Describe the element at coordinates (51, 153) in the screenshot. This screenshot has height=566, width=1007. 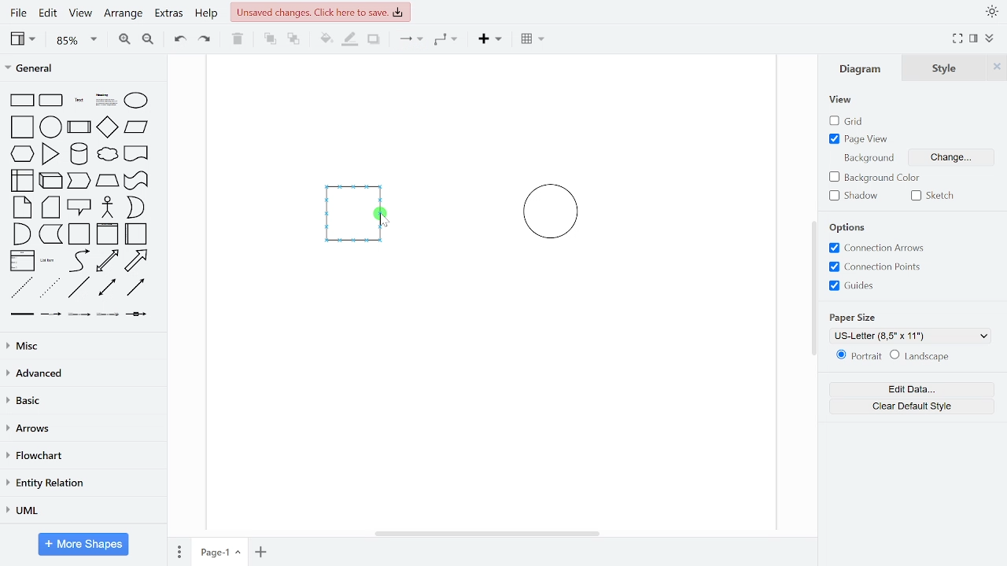
I see `triangle` at that location.